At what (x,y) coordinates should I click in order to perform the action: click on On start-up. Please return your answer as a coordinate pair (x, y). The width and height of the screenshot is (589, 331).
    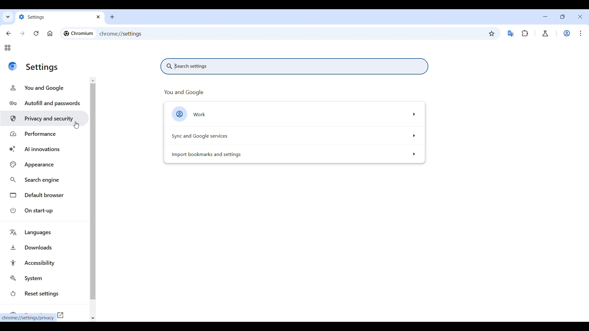
    Looking at the image, I should click on (45, 211).